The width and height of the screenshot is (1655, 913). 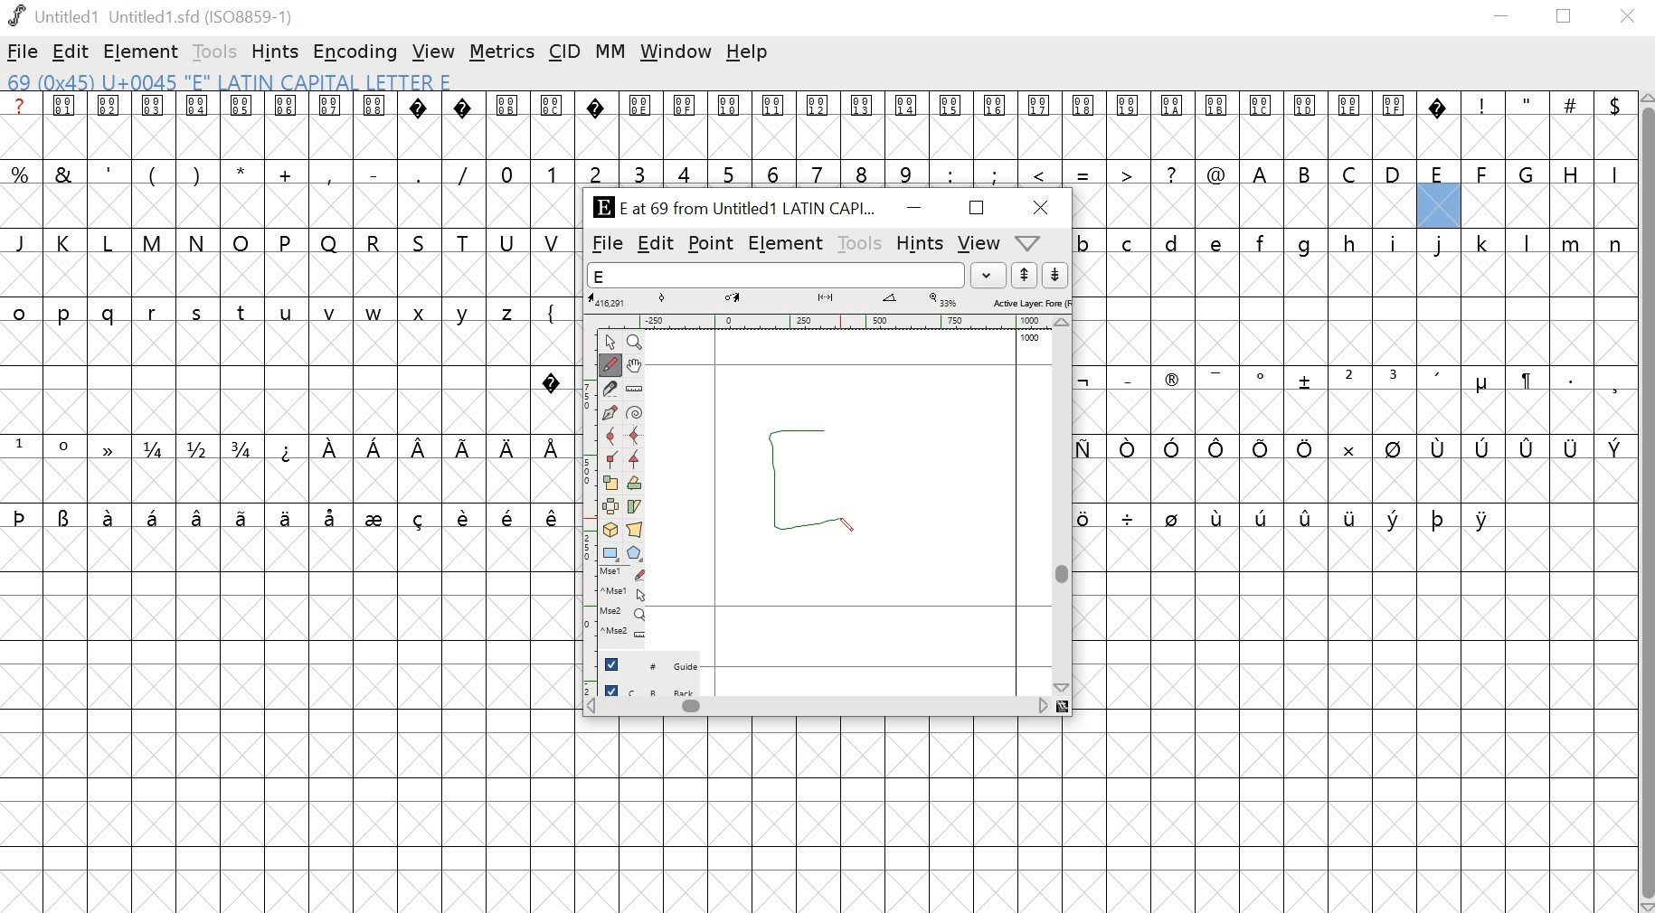 What do you see at coordinates (1353, 240) in the screenshot?
I see `lowercase alphabets` at bounding box center [1353, 240].